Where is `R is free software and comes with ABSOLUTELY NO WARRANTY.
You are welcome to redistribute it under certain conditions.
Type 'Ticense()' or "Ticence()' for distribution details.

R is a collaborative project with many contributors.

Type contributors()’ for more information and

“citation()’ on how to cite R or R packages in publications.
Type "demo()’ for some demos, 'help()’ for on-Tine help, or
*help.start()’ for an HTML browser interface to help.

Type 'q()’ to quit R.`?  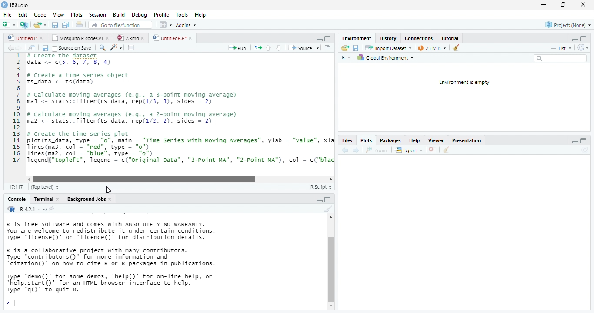 R is free software and comes with ABSOLUTELY NO WARRANTY.
You are welcome to redistribute it under certain conditions.
Type 'Ticense()' or "Ticence()' for distribution details.

R is a collaborative project with many contributors.

Type contributors()’ for more information and

“citation()’ on how to cite R or R packages in publications.
Type "demo()’ for some demos, 'help()’ for on-Tine help, or
*help.start()’ for an HTML browser interface to help.

Type 'q()’ to quit R. is located at coordinates (148, 257).